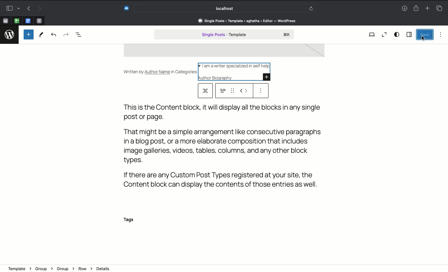 Image resolution: width=448 pixels, height=272 pixels. What do you see at coordinates (65, 34) in the screenshot?
I see `Redo` at bounding box center [65, 34].